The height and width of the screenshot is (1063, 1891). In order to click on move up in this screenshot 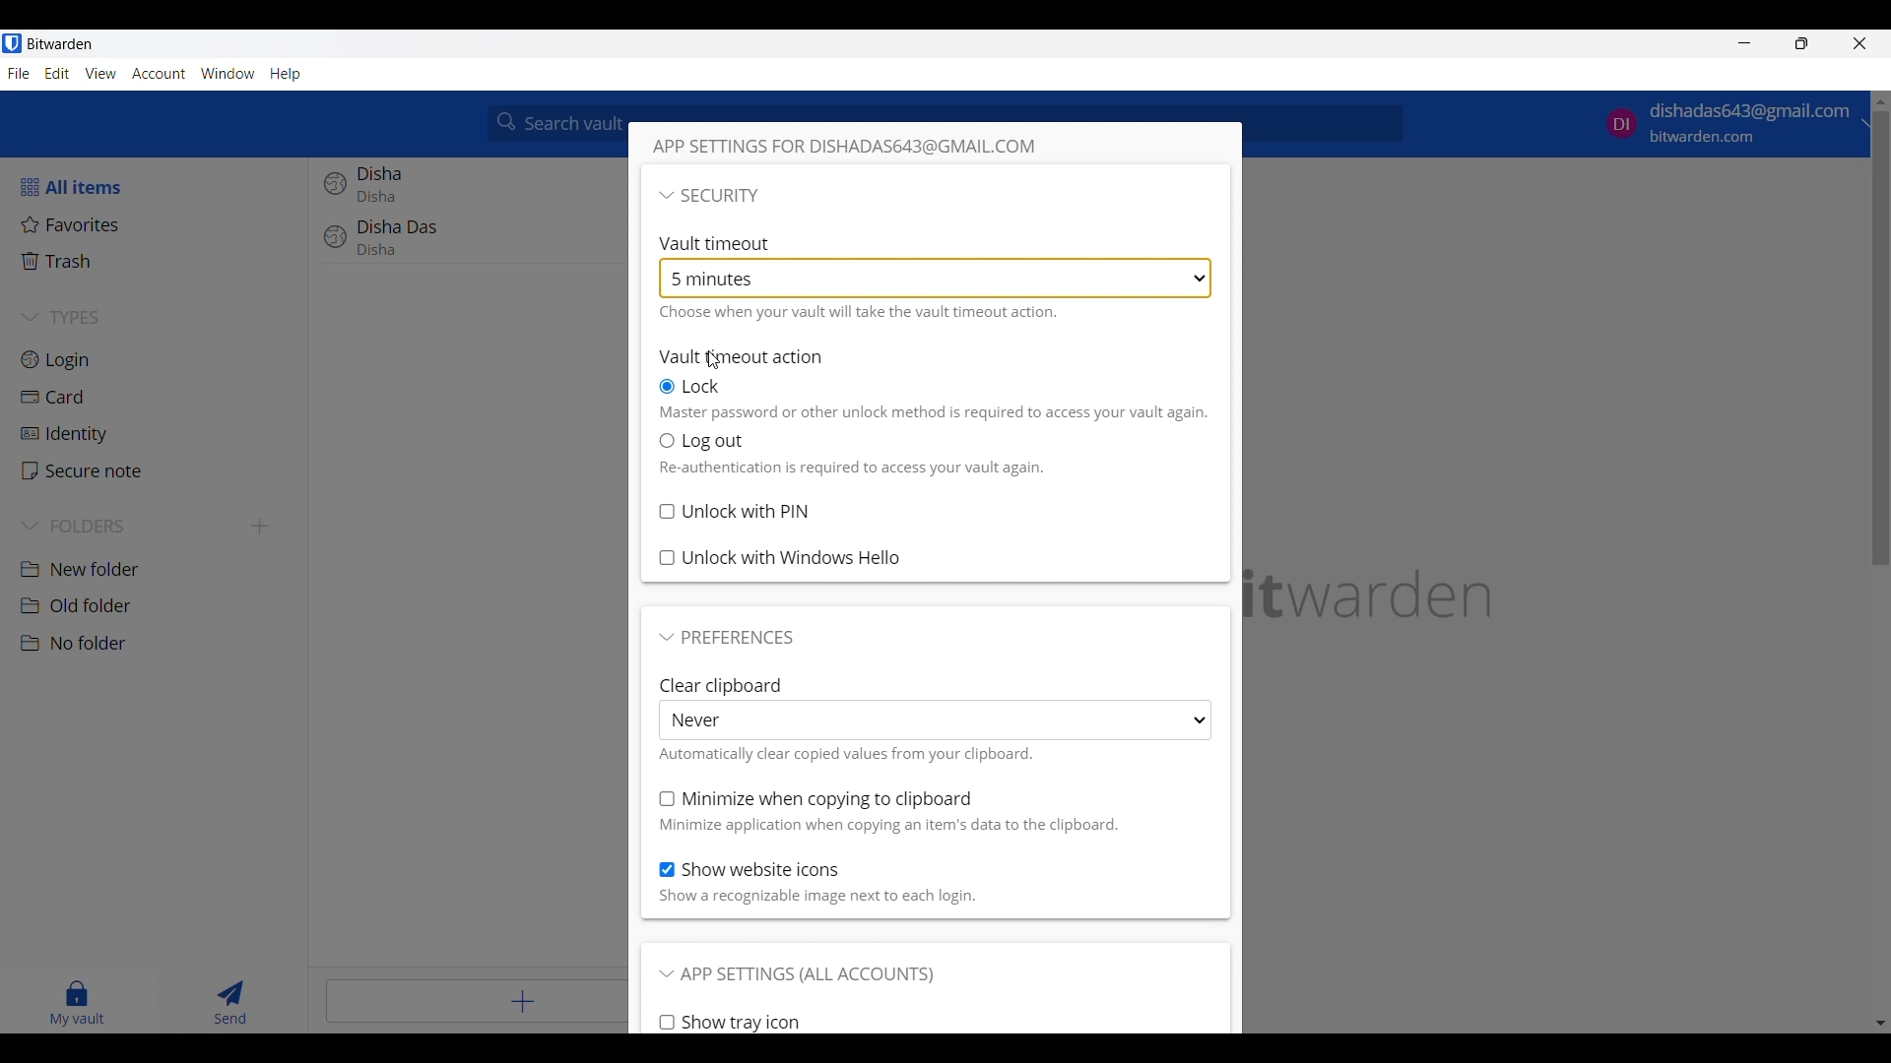, I will do `click(1879, 101)`.